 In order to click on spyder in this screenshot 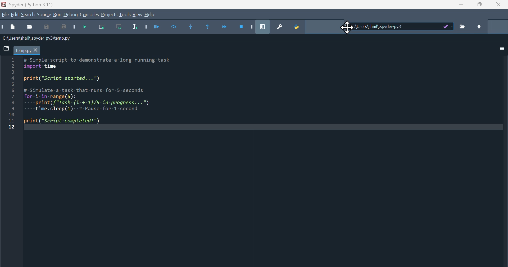, I will do `click(33, 4)`.